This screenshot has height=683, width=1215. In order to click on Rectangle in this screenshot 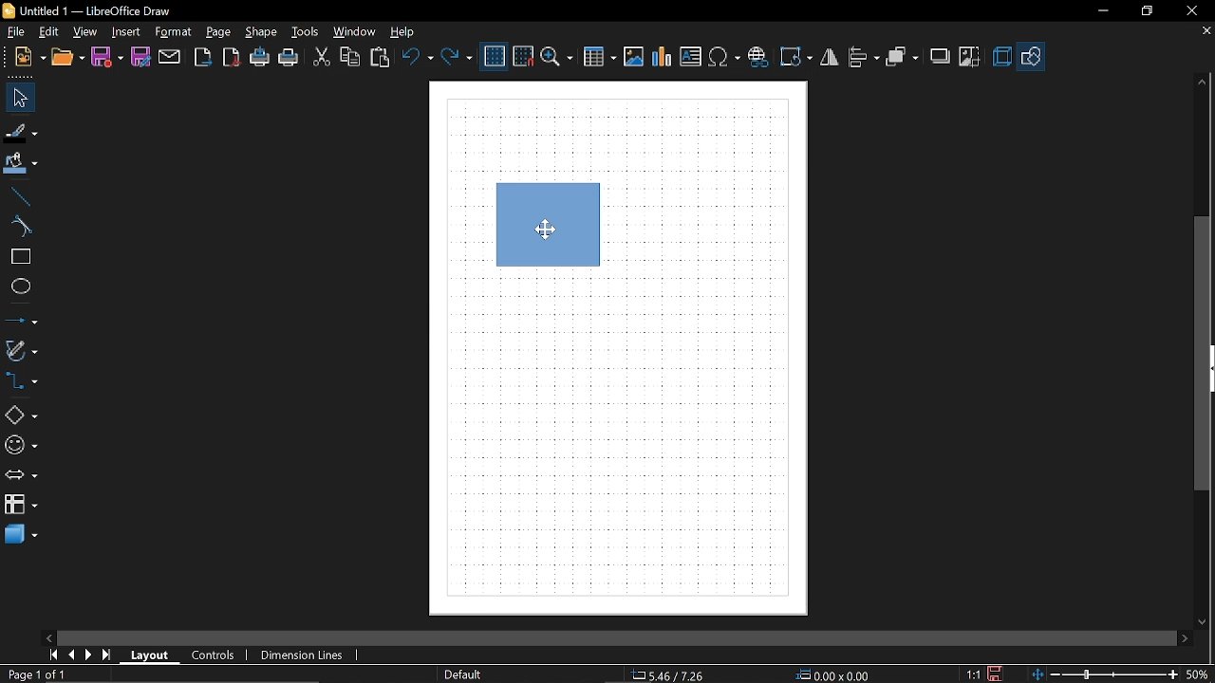, I will do `click(17, 257)`.